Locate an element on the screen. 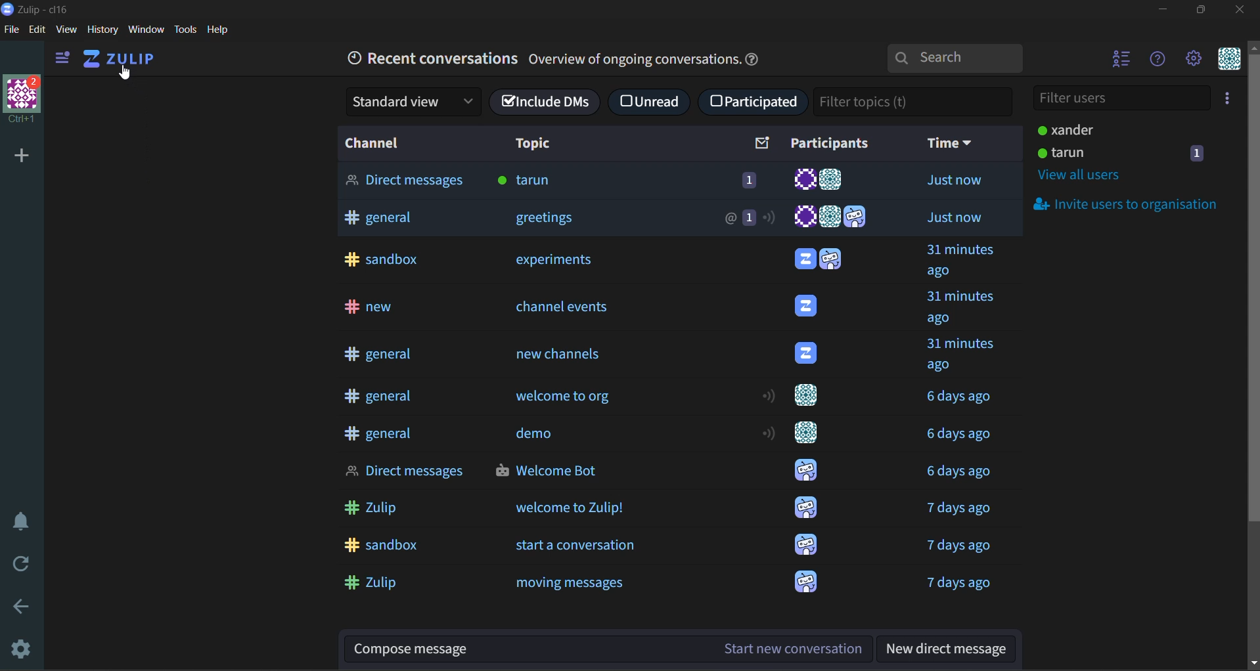 The width and height of the screenshot is (1260, 671). hide user list is located at coordinates (1120, 60).